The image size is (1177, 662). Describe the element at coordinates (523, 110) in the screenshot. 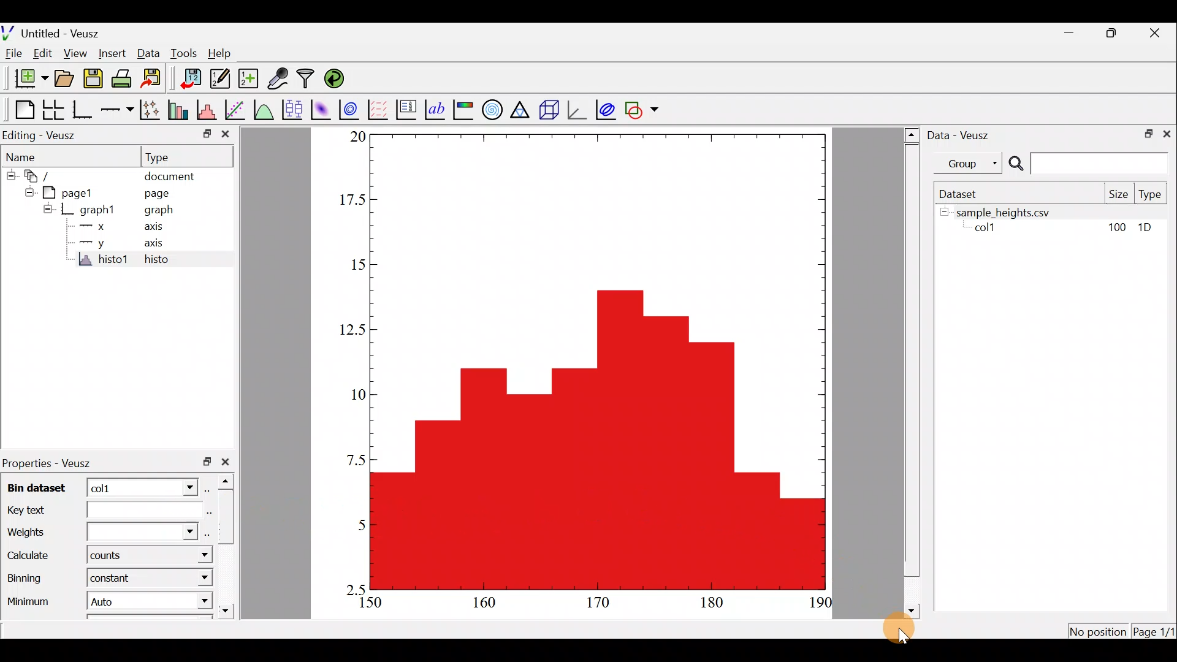

I see `ternary graph` at that location.